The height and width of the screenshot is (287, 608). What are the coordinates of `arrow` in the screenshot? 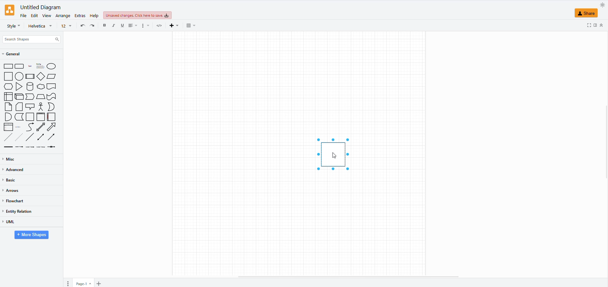 It's located at (53, 127).